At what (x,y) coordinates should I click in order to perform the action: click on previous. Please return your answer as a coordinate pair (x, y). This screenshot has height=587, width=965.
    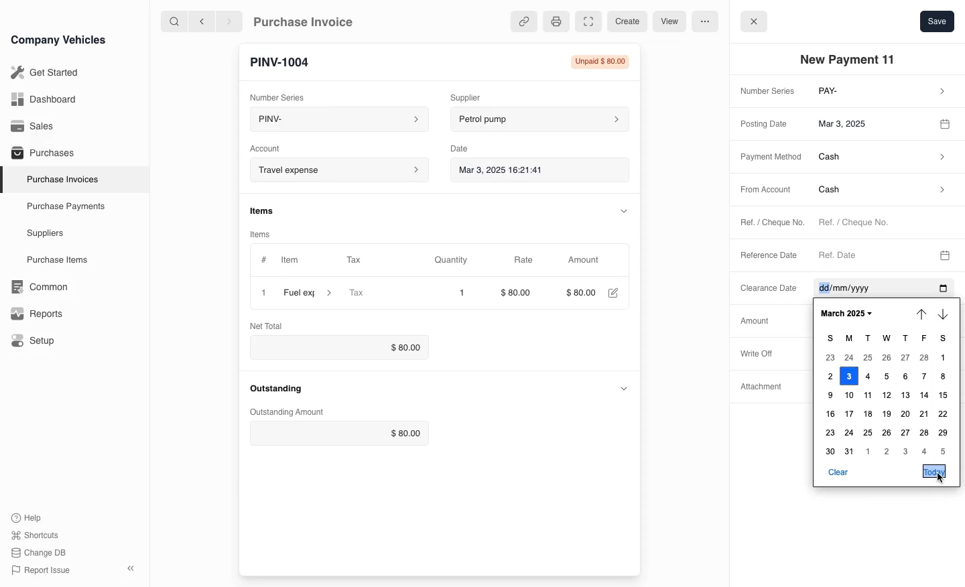
    Looking at the image, I should click on (200, 21).